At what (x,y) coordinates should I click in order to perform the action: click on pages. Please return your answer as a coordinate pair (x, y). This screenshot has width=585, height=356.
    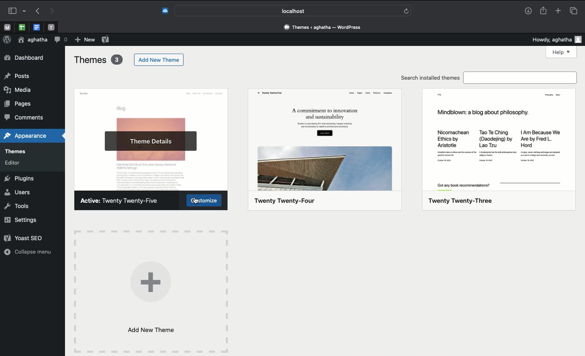
    Looking at the image, I should click on (19, 105).